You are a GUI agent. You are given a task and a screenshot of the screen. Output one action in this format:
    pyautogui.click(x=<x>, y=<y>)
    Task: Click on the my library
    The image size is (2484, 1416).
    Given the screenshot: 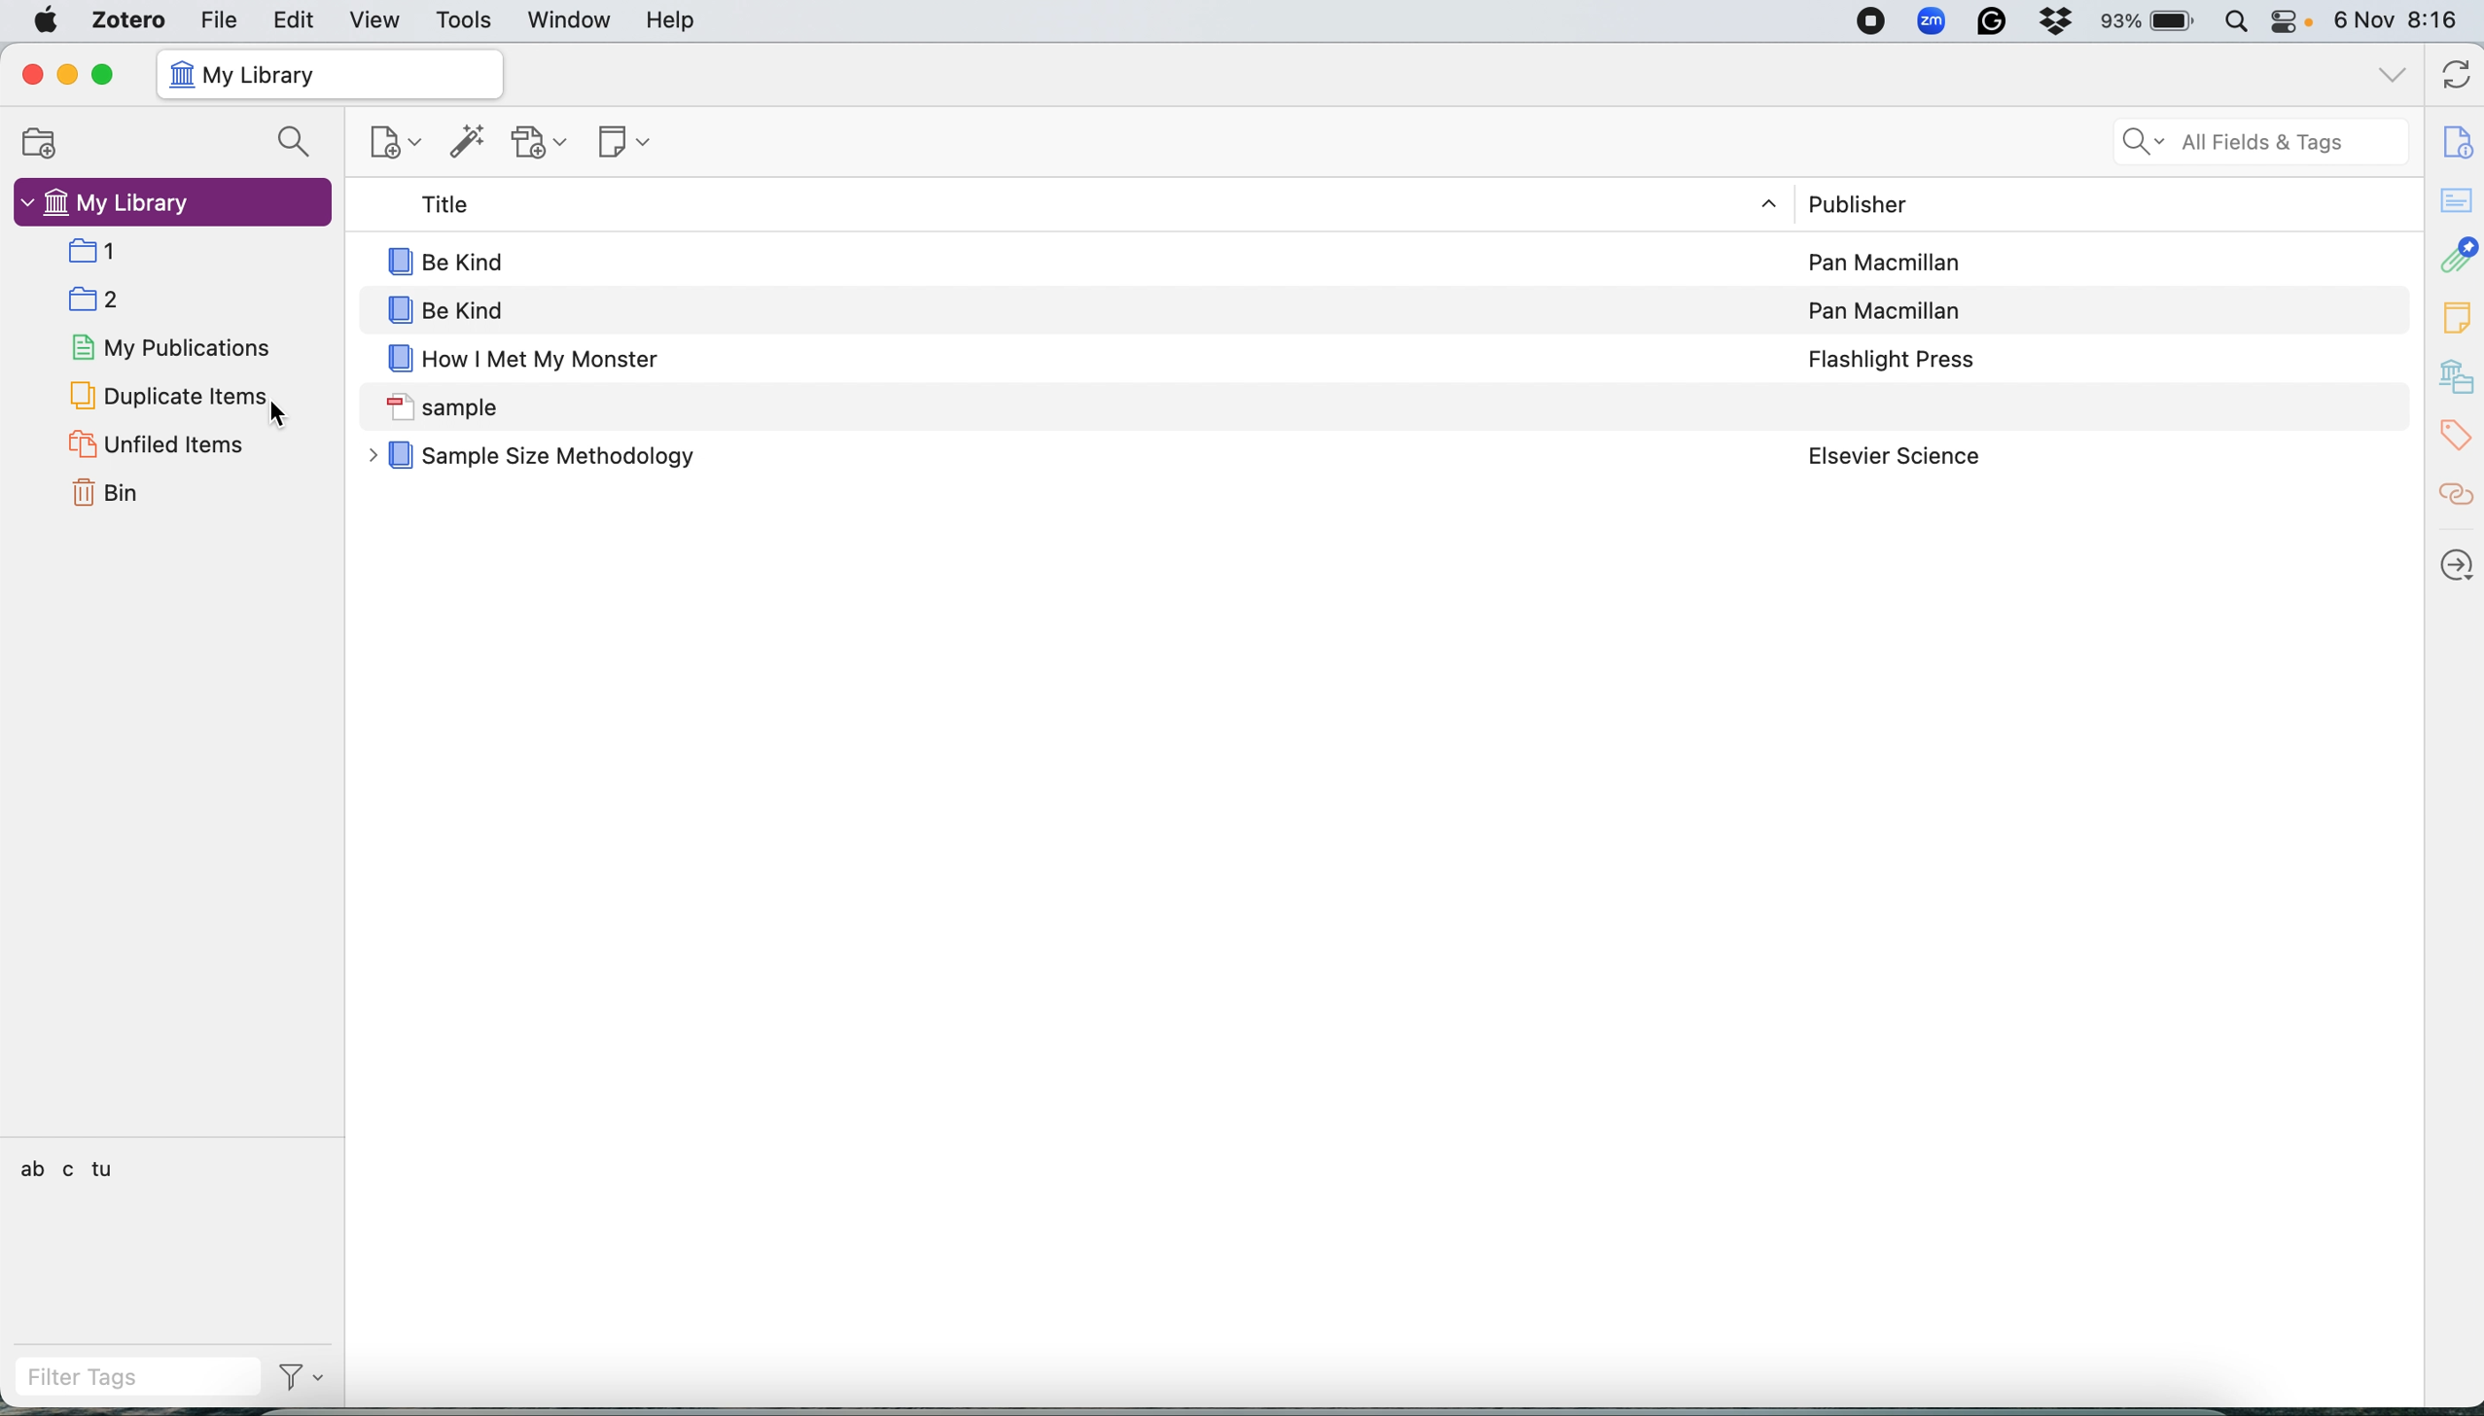 What is the action you would take?
    pyautogui.click(x=330, y=73)
    